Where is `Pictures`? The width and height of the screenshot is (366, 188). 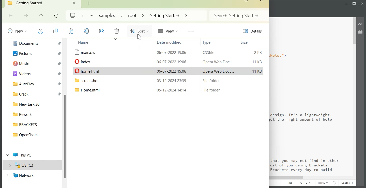 Pictures is located at coordinates (35, 53).